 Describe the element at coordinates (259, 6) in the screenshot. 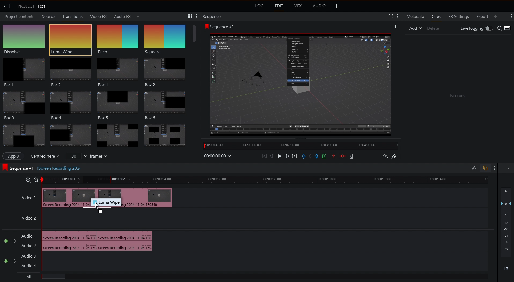

I see `Log` at that location.